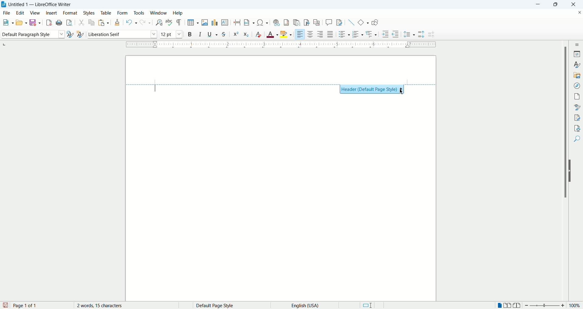 The width and height of the screenshot is (583, 309). What do you see at coordinates (70, 13) in the screenshot?
I see `format` at bounding box center [70, 13].